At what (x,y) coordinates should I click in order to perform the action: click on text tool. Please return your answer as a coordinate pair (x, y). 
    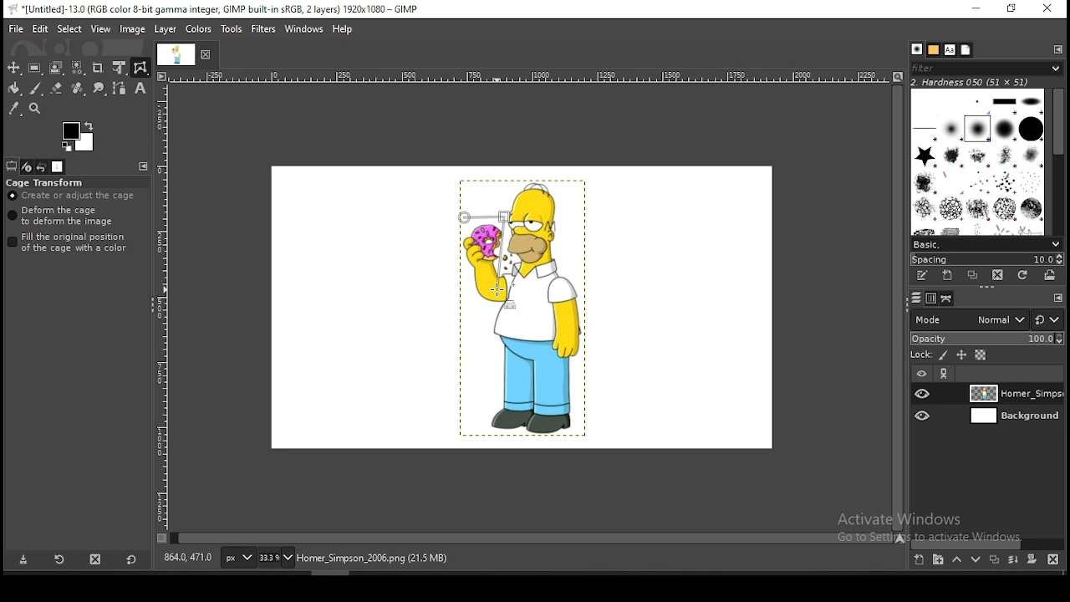
    Looking at the image, I should click on (140, 89).